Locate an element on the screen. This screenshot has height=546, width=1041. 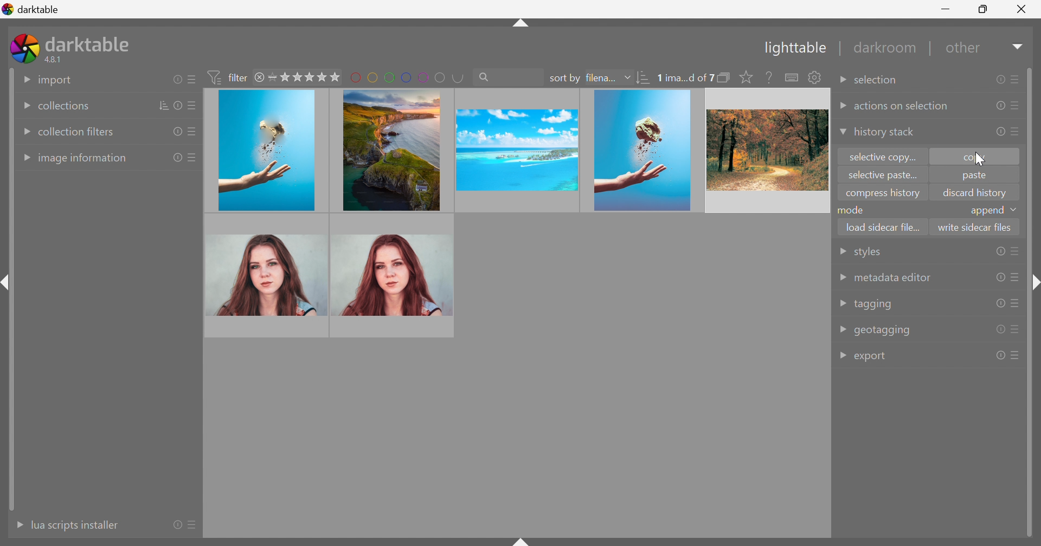
reset is located at coordinates (177, 524).